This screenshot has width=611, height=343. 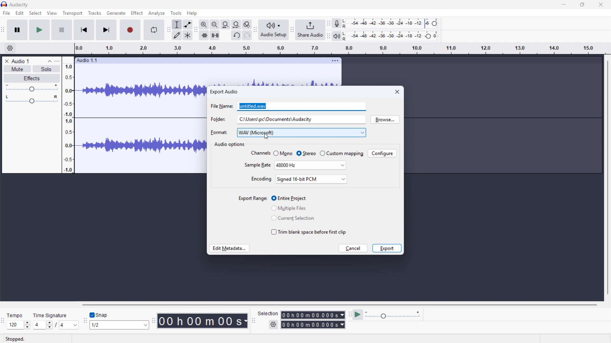 I want to click on Folder location , so click(x=302, y=119).